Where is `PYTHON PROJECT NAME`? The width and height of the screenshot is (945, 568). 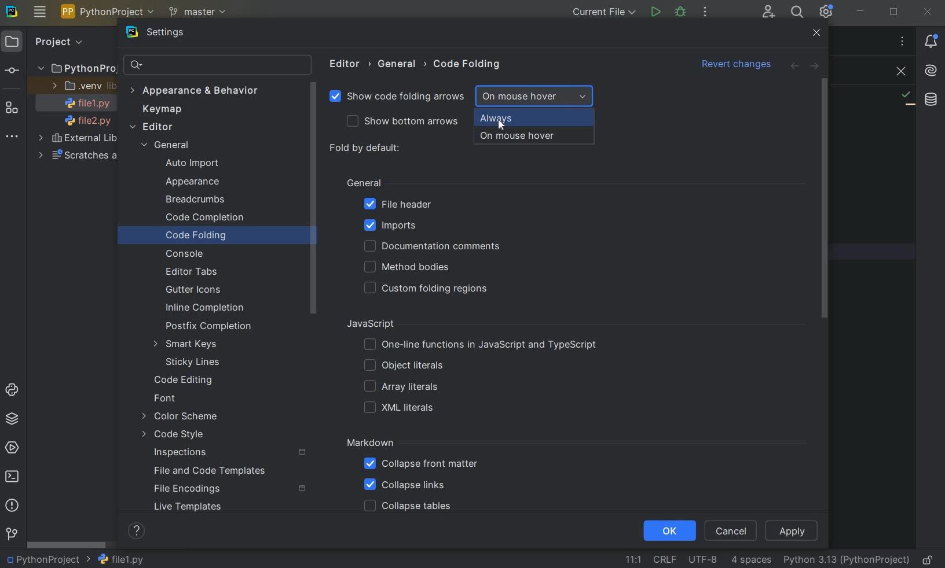 PYTHON PROJECT NAME is located at coordinates (109, 13).